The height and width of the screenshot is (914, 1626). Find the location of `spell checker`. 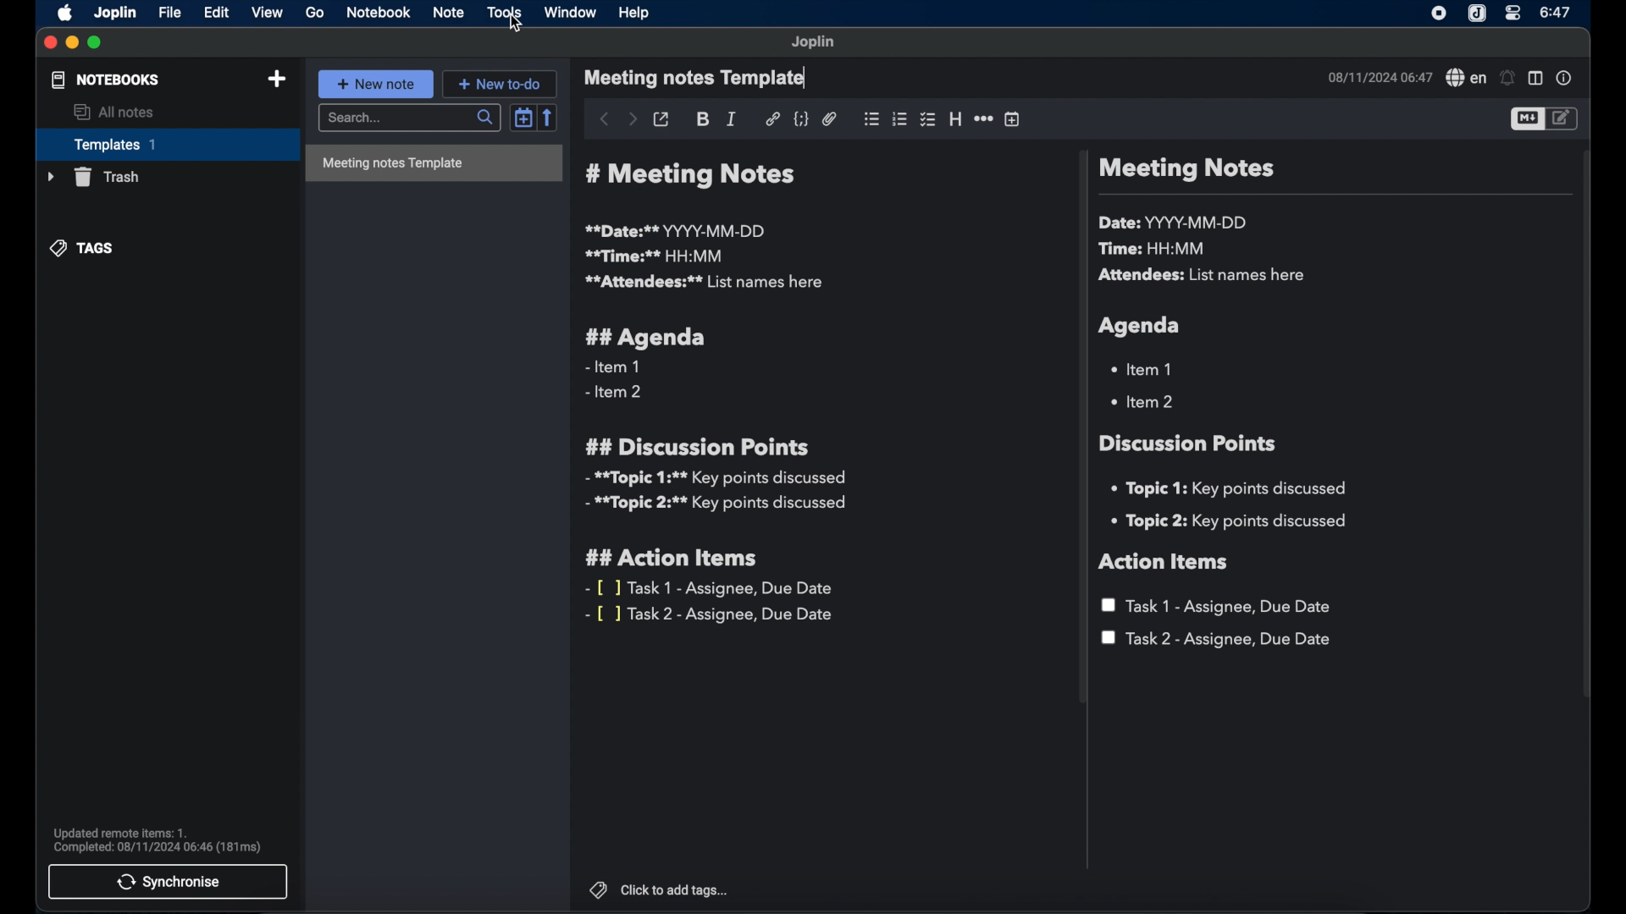

spell checker is located at coordinates (1464, 79).